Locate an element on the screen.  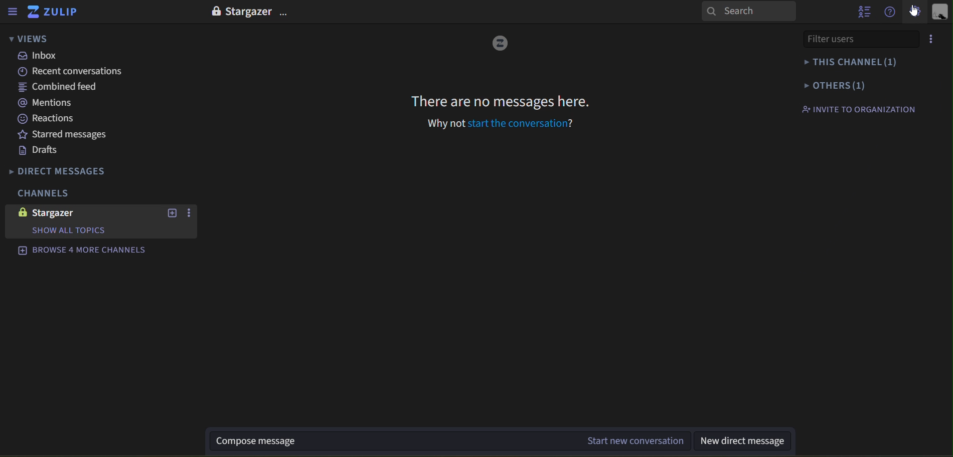
starred messages is located at coordinates (70, 135).